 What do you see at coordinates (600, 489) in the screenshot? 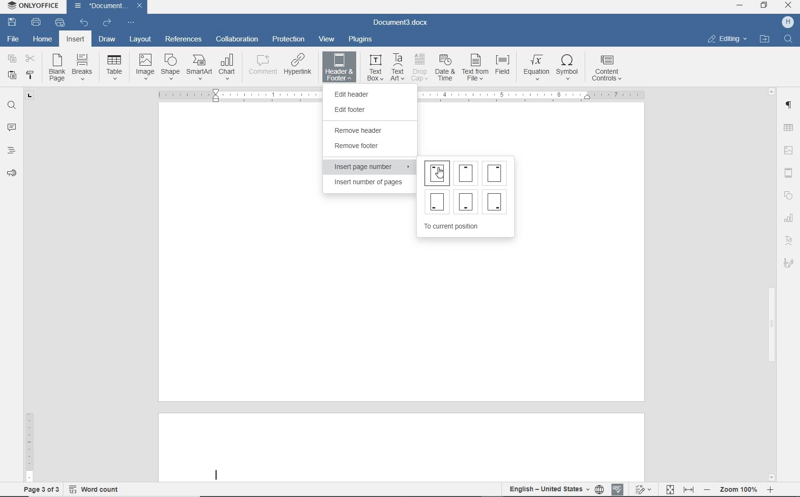
I see `SET DOCUMENT LANGUAGE` at bounding box center [600, 489].